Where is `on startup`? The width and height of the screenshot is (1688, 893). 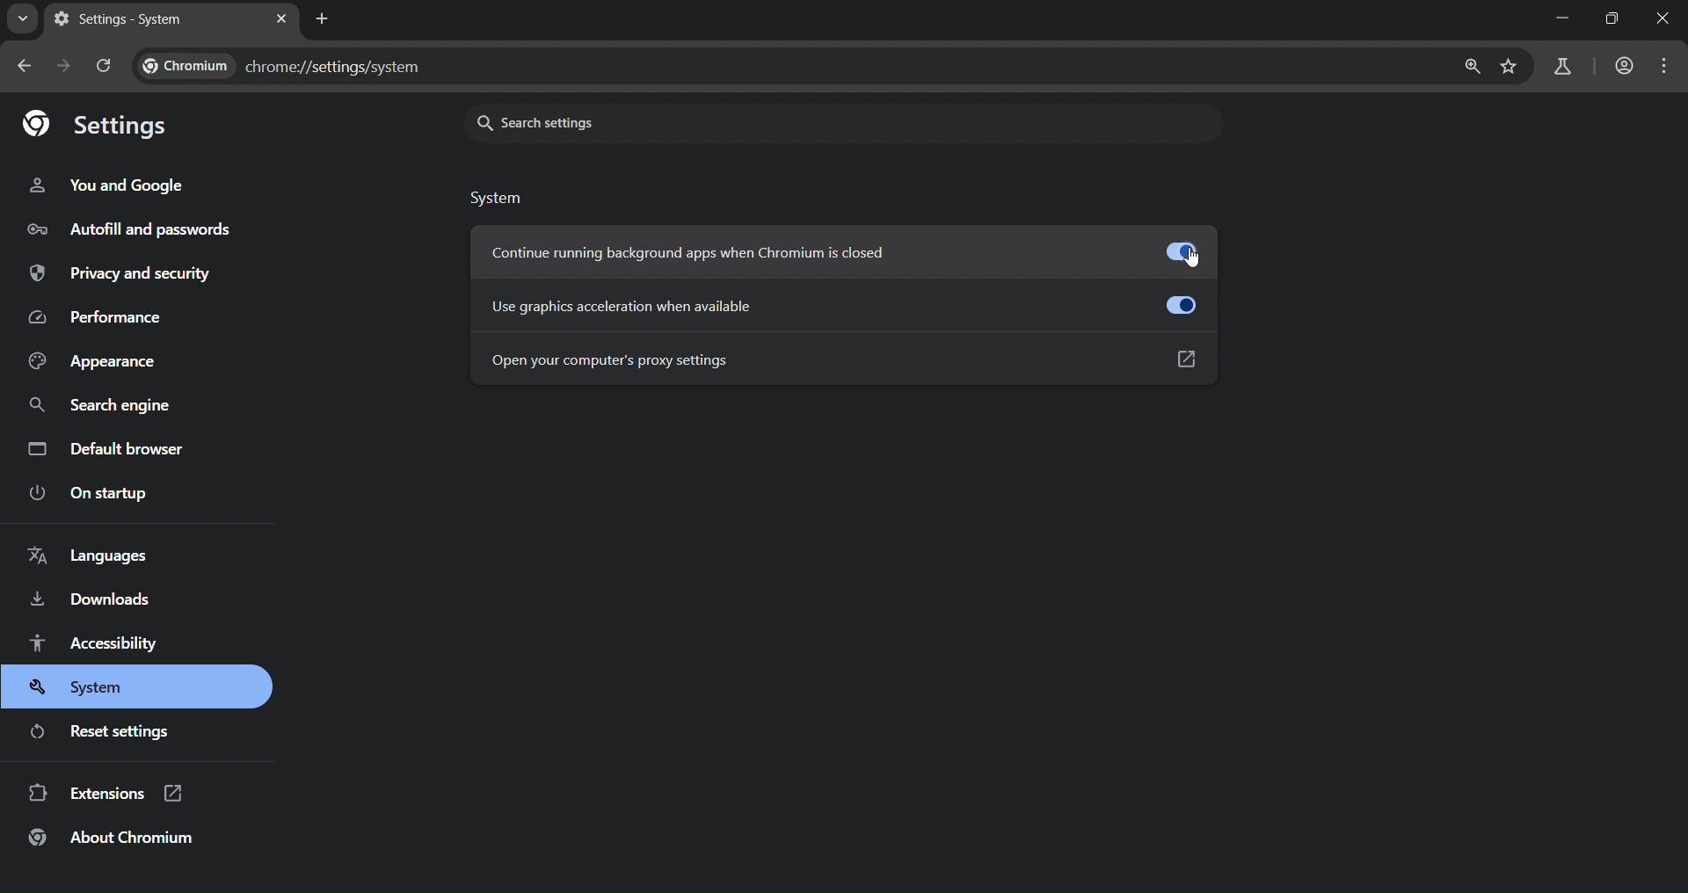 on startup is located at coordinates (96, 496).